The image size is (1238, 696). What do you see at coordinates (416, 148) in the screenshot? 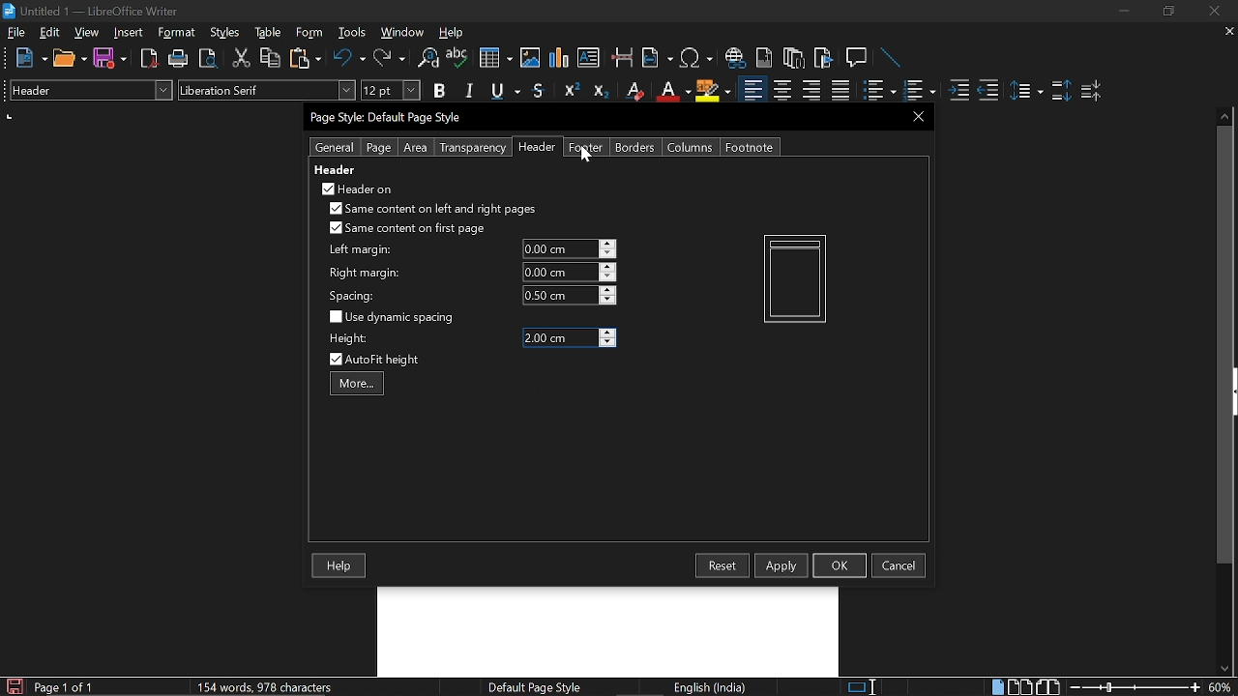
I see `Area` at bounding box center [416, 148].